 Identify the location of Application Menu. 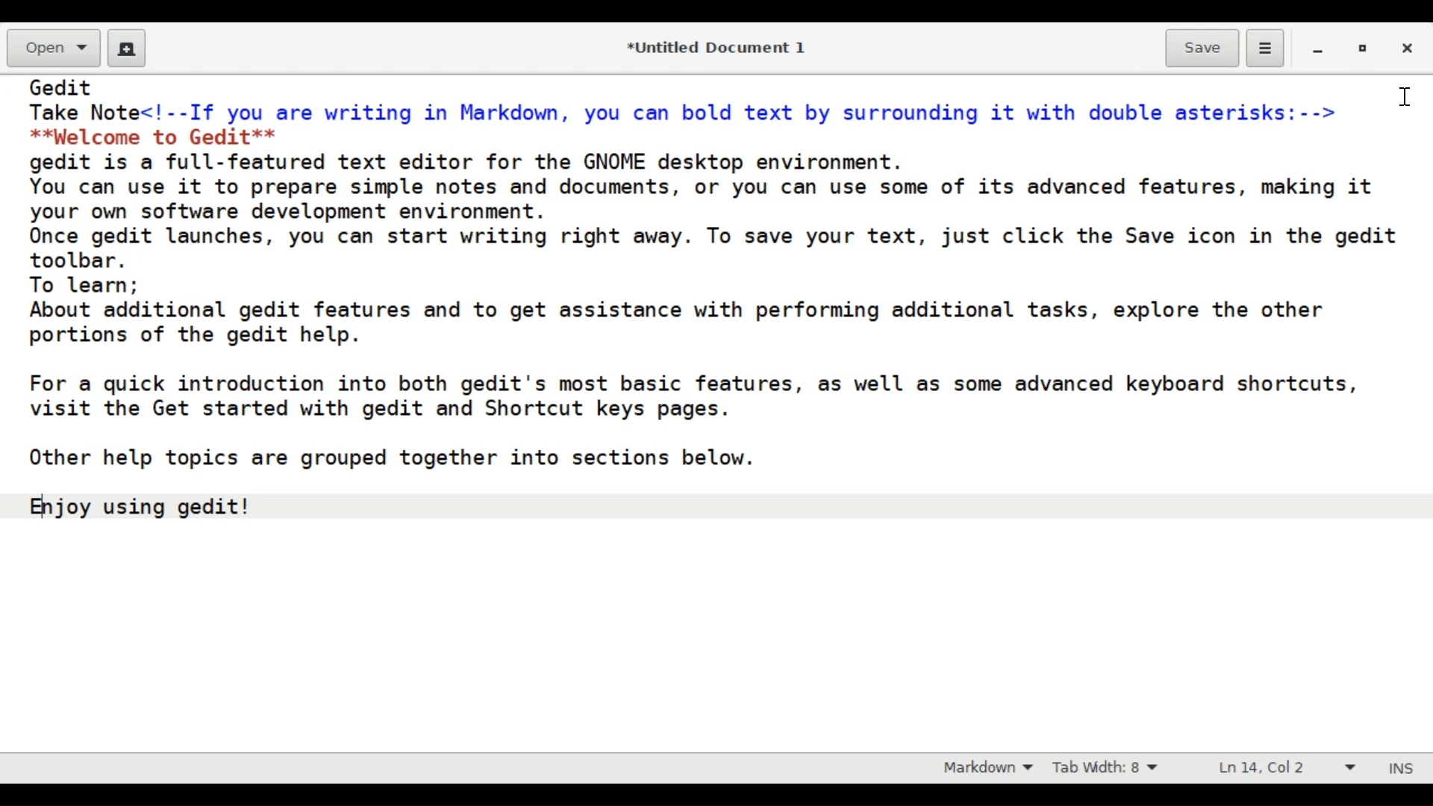
(1267, 51).